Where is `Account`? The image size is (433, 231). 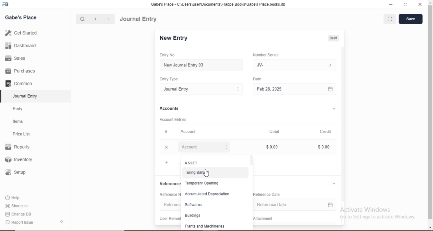
Account is located at coordinates (189, 147).